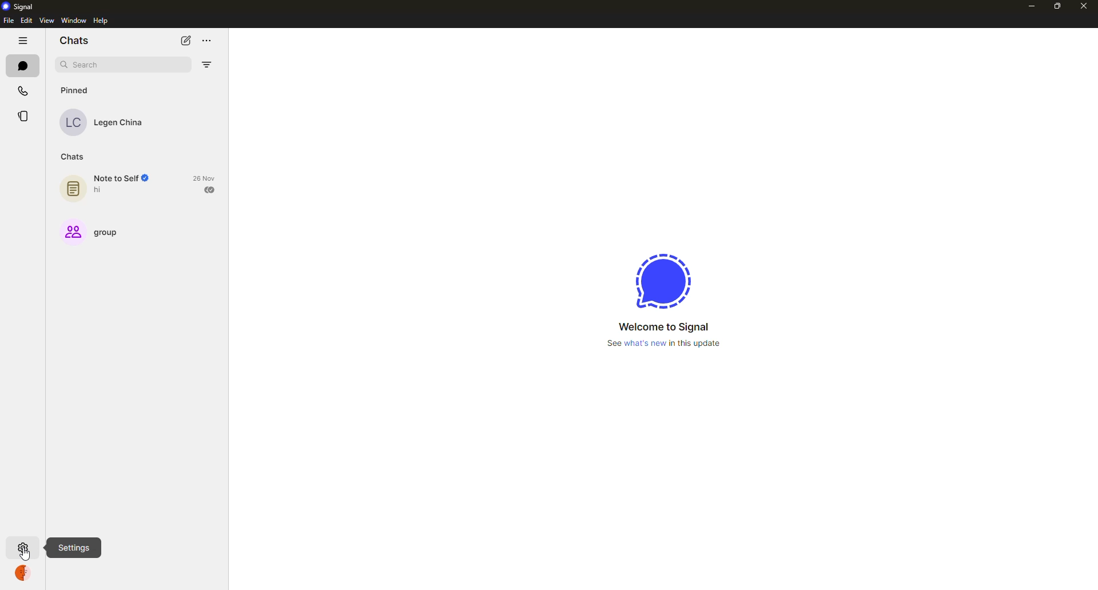  What do you see at coordinates (1030, 6) in the screenshot?
I see `minimize` at bounding box center [1030, 6].